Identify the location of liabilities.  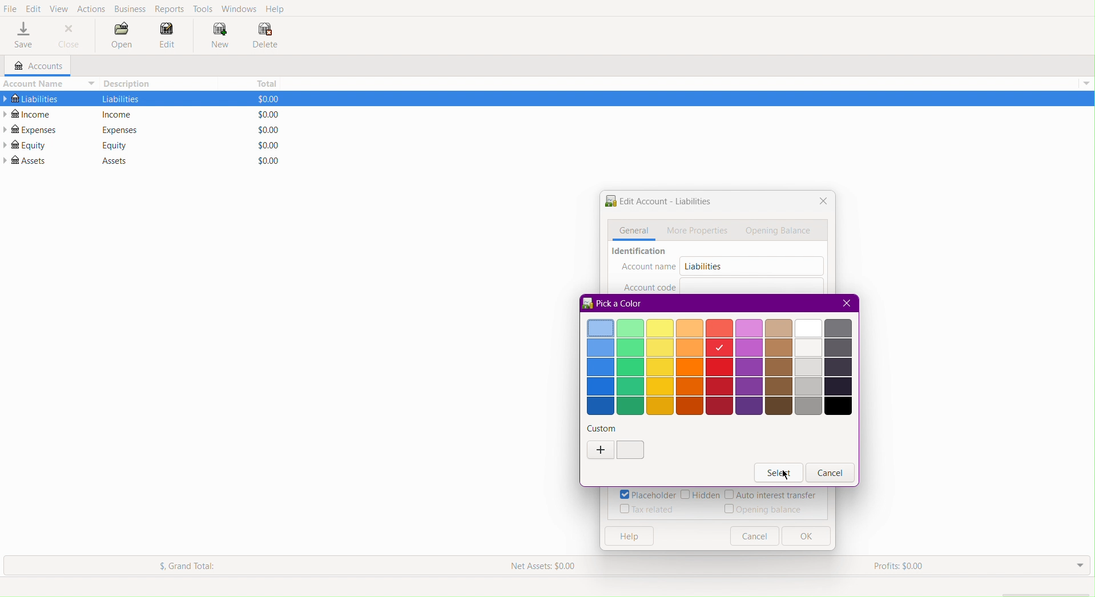
(120, 99).